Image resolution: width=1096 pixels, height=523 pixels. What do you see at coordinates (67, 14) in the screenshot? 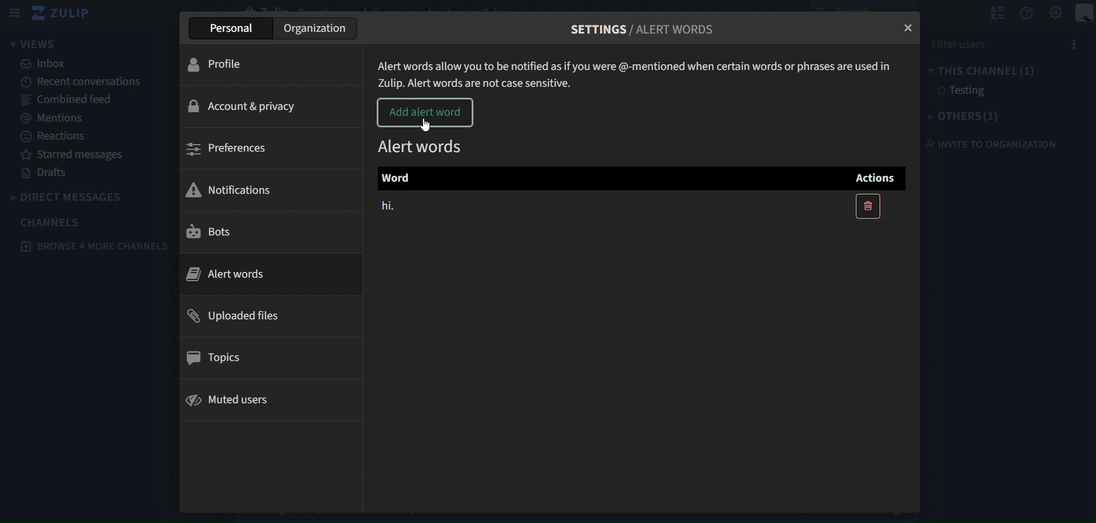
I see `zulip` at bounding box center [67, 14].